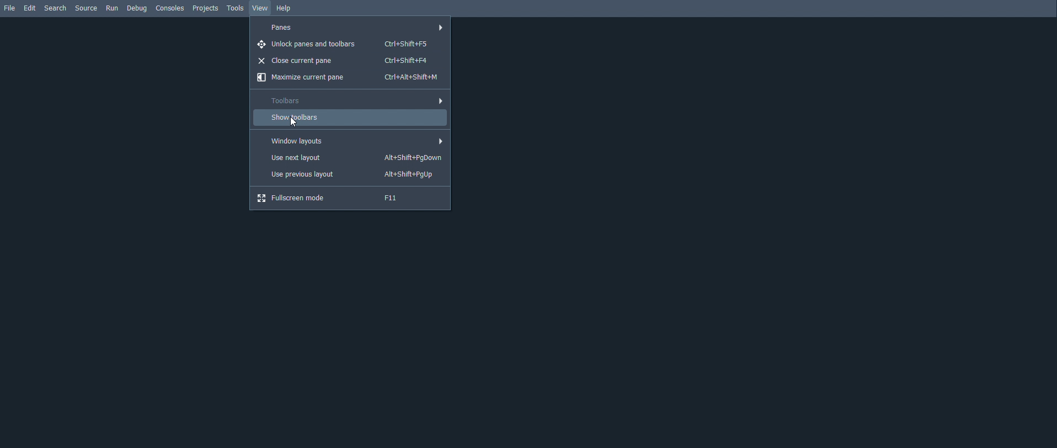 This screenshot has height=448, width=1057. What do you see at coordinates (348, 174) in the screenshot?
I see `Use previous layout` at bounding box center [348, 174].